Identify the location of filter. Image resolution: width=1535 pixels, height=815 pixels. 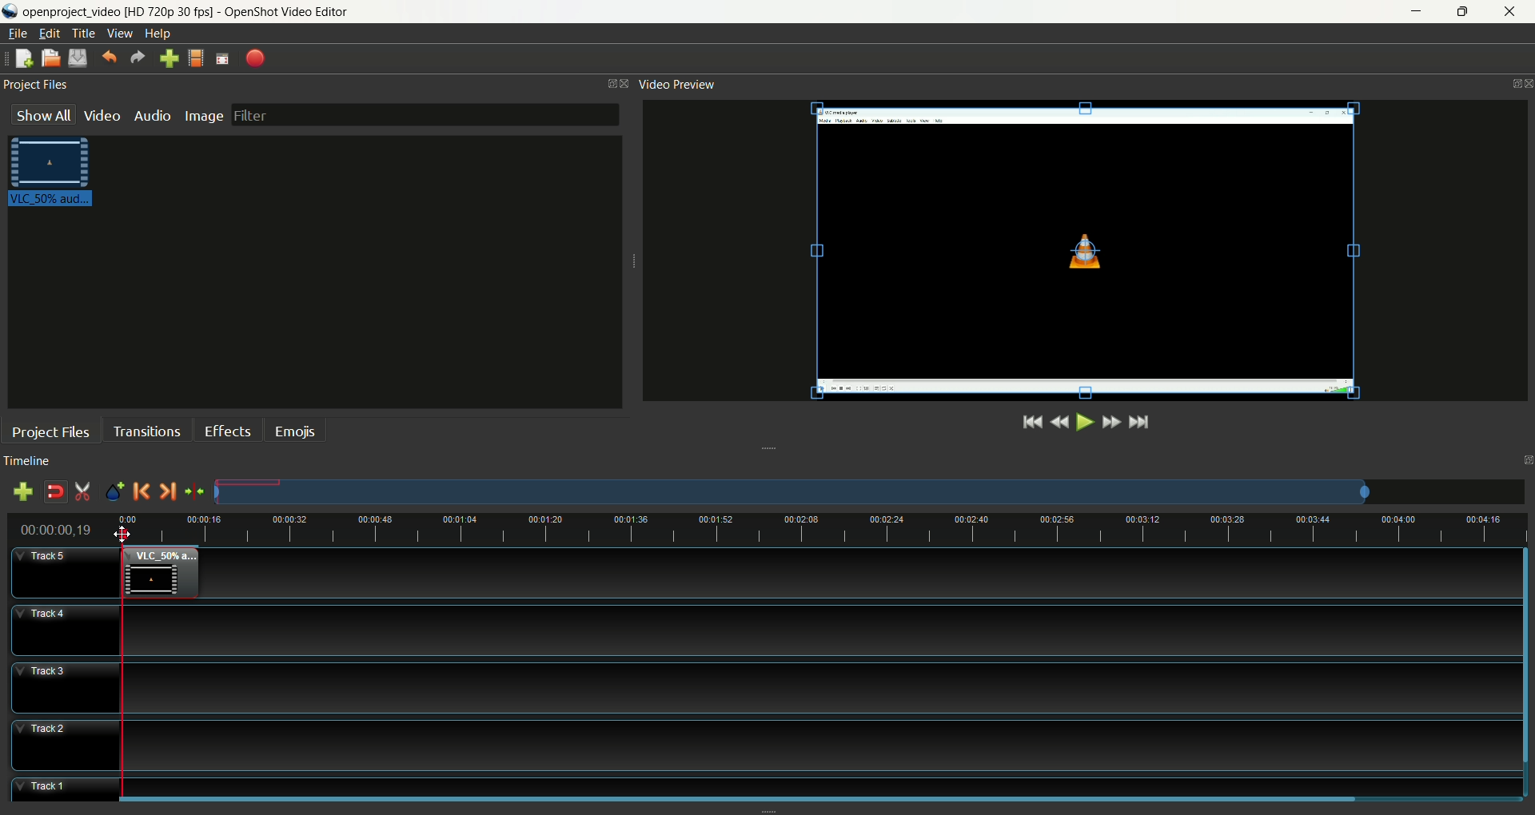
(425, 114).